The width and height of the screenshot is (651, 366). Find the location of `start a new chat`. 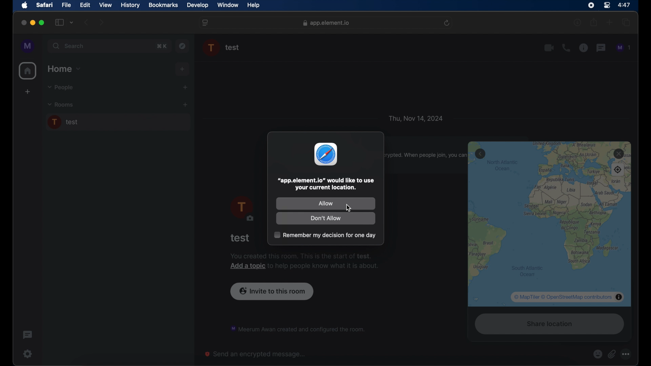

start a new chat is located at coordinates (185, 87).